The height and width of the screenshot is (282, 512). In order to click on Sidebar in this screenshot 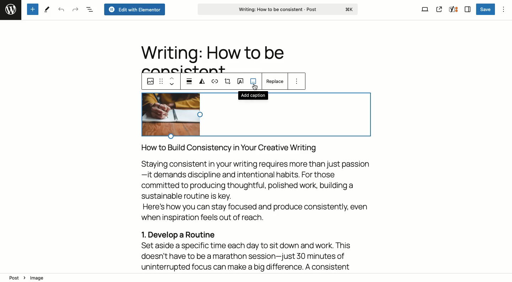, I will do `click(466, 10)`.